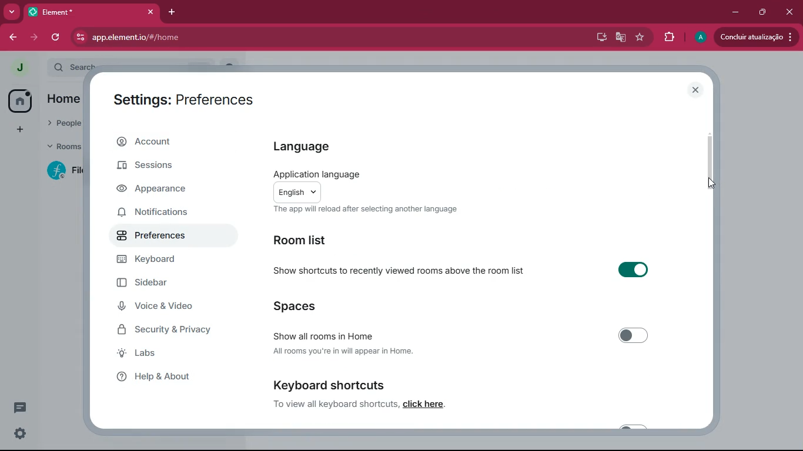  I want to click on profile, so click(700, 38).